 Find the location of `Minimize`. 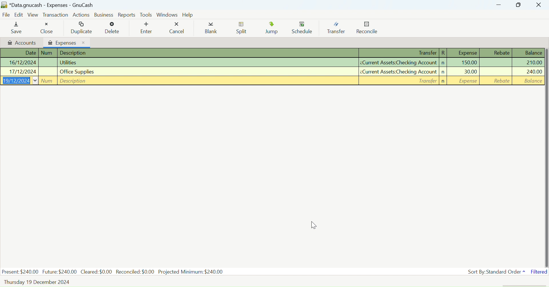

Minimize is located at coordinates (519, 5).